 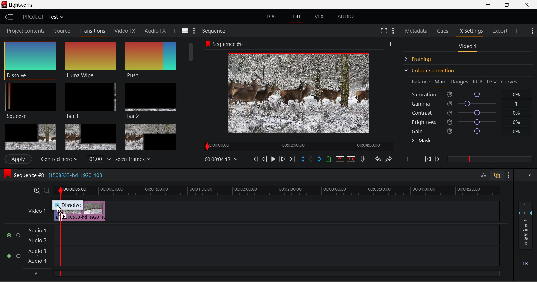 What do you see at coordinates (36, 210) in the screenshot?
I see `Video 1` at bounding box center [36, 210].